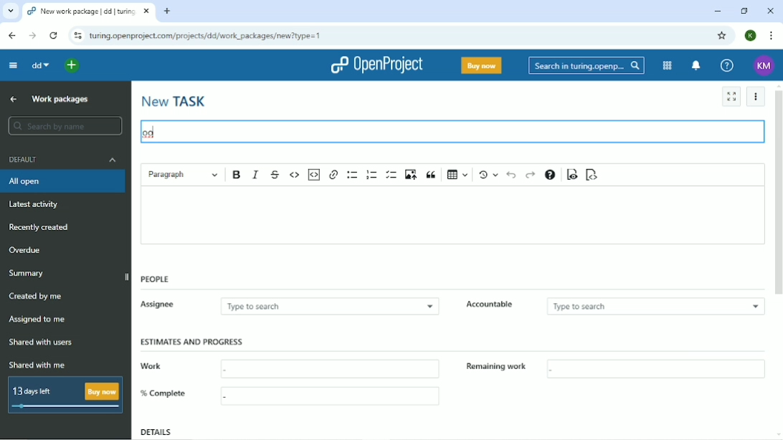 This screenshot has height=440, width=783. What do you see at coordinates (237, 175) in the screenshot?
I see `Bold` at bounding box center [237, 175].